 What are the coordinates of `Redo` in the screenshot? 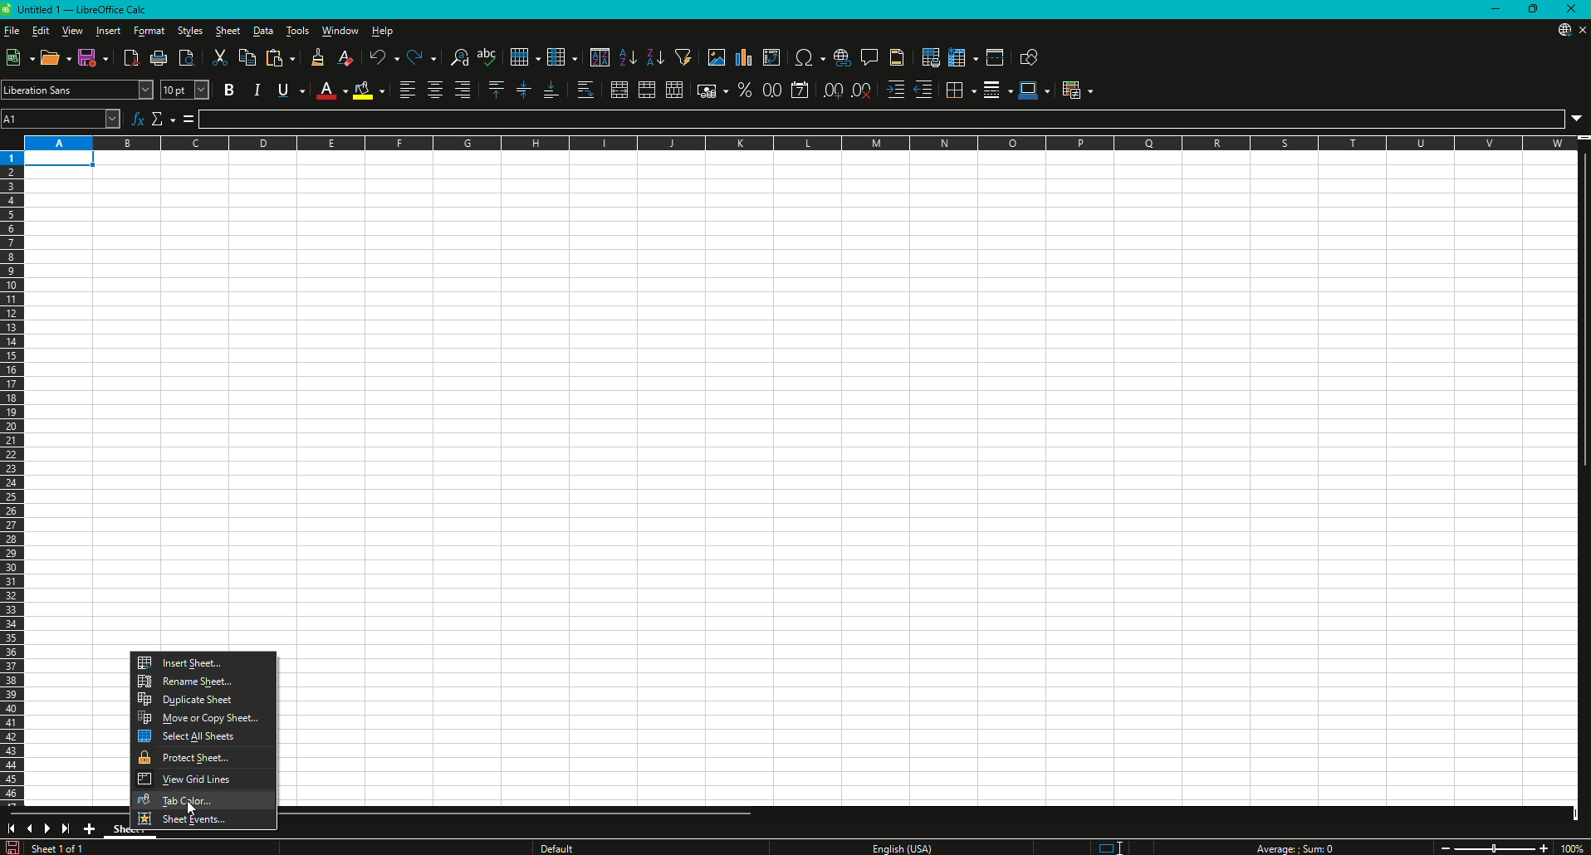 It's located at (423, 57).